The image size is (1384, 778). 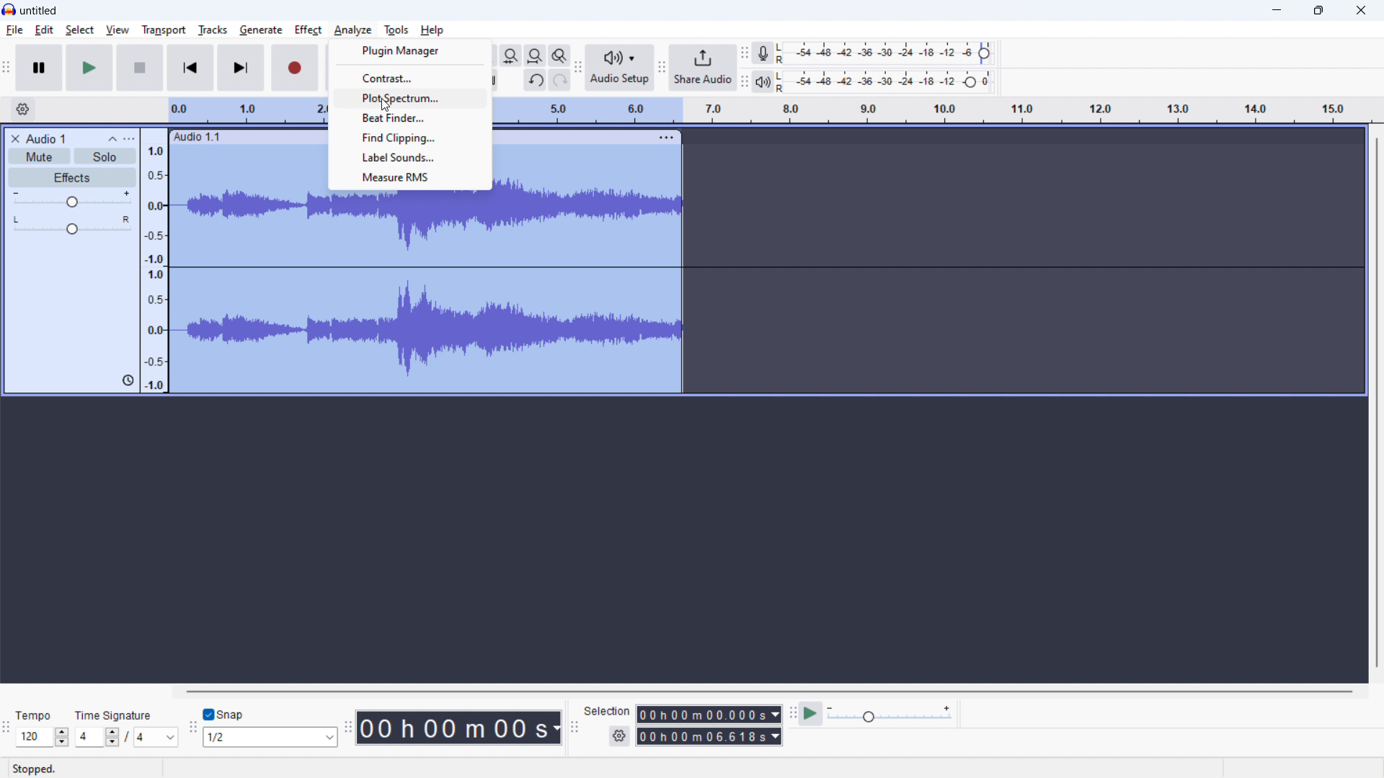 What do you see at coordinates (40, 156) in the screenshot?
I see `mute` at bounding box center [40, 156].